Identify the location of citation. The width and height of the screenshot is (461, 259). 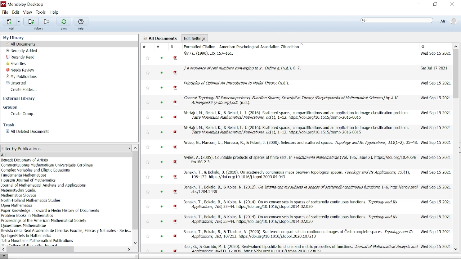
(300, 190).